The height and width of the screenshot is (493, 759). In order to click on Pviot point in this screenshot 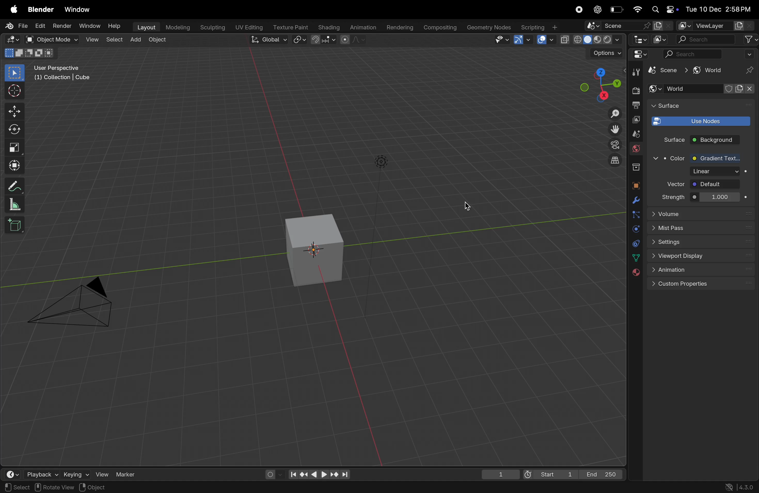, I will do `click(300, 40)`.